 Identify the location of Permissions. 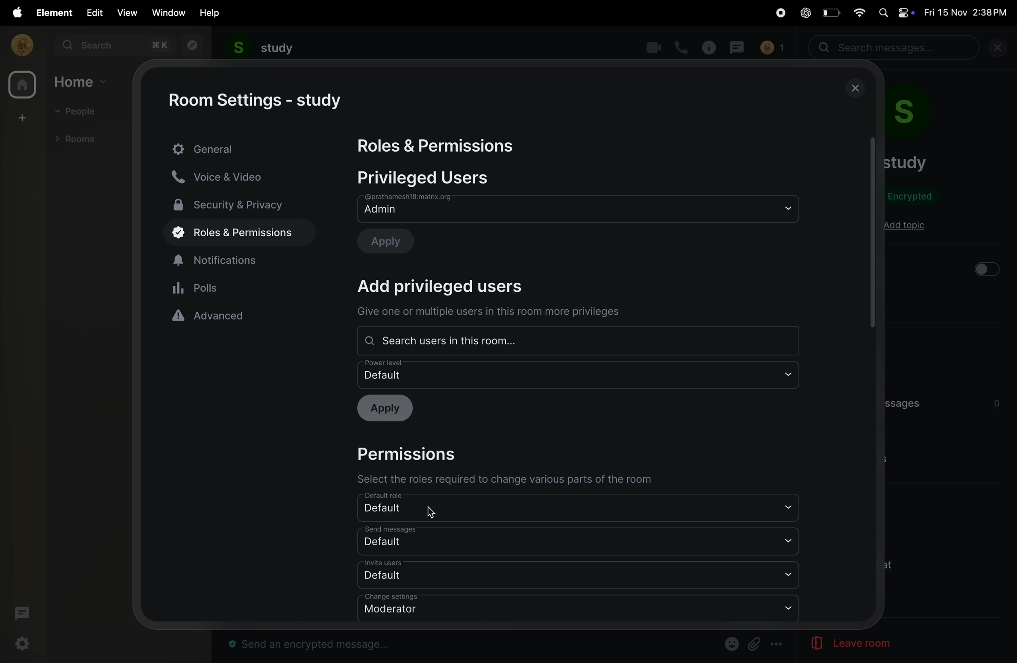
(414, 453).